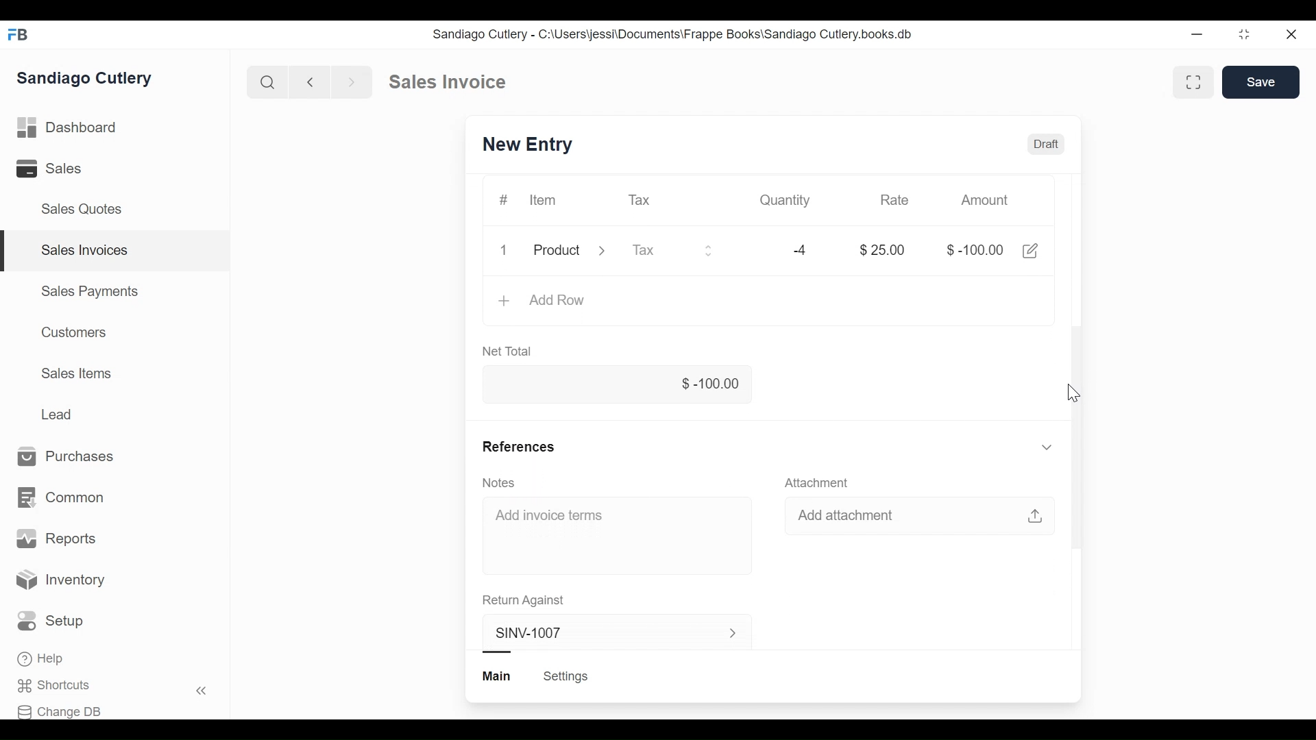 The height and width of the screenshot is (740, 1316). I want to click on Settings, so click(566, 676).